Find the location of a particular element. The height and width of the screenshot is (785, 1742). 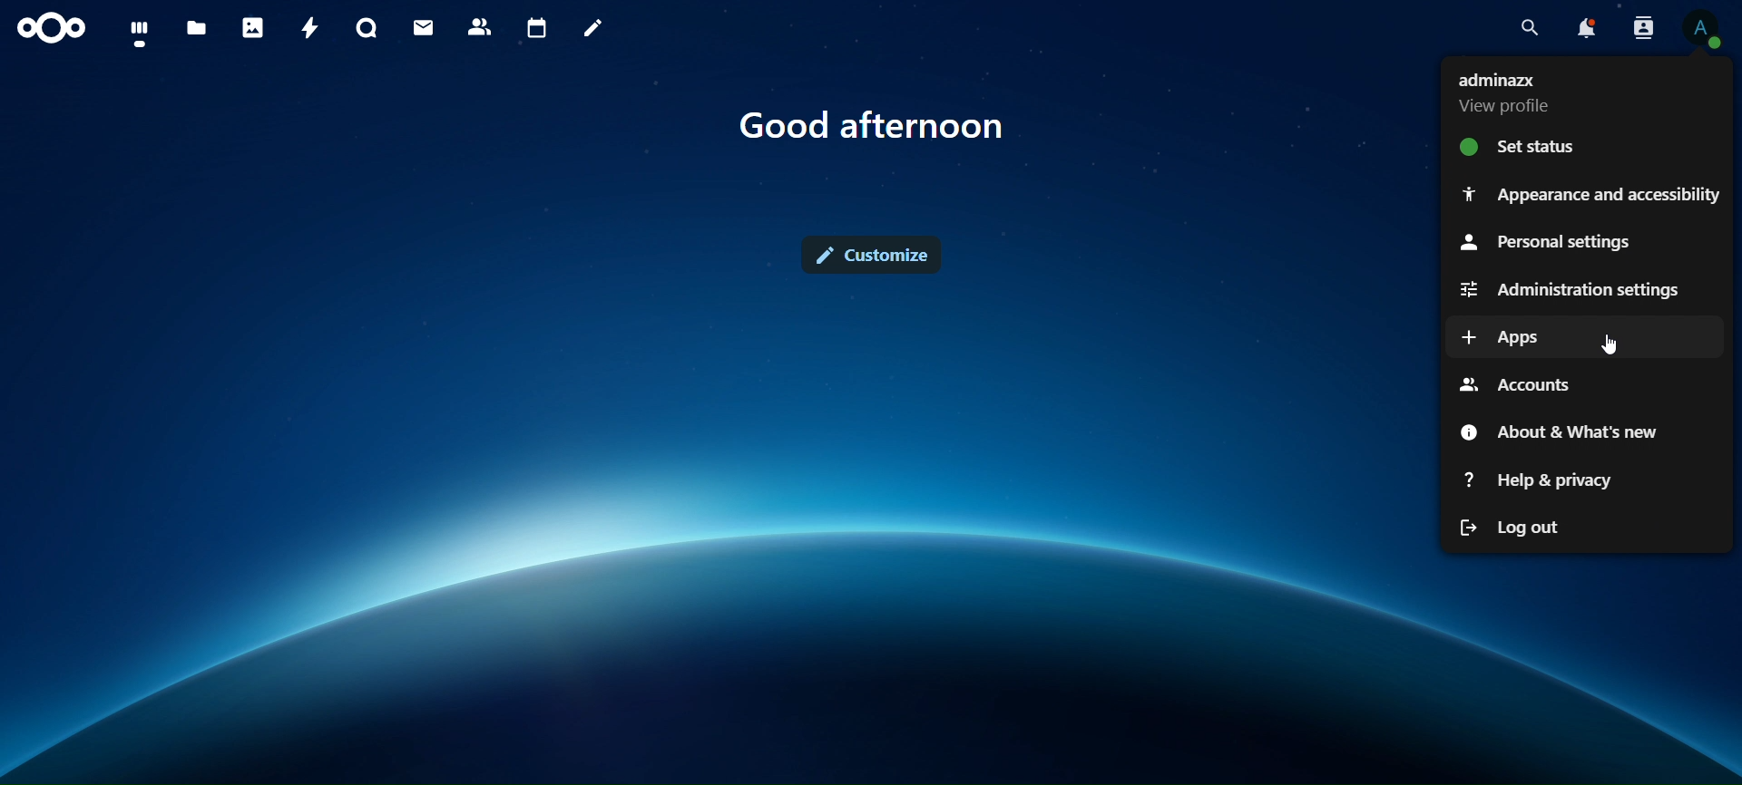

icon is located at coordinates (48, 25).